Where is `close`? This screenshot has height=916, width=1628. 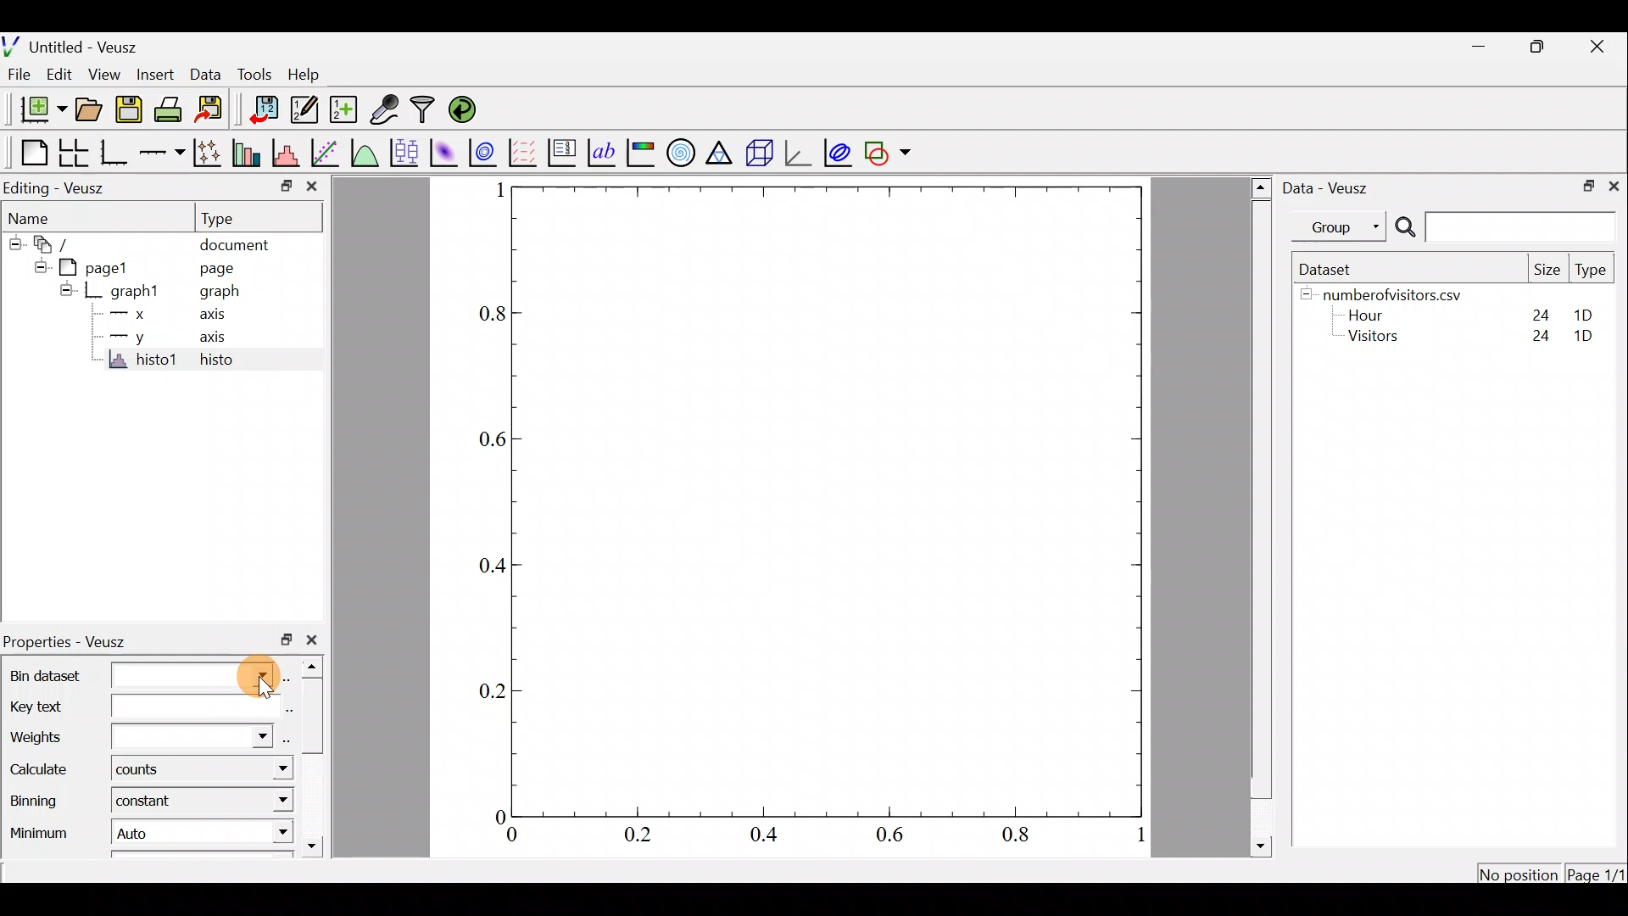 close is located at coordinates (1601, 49).